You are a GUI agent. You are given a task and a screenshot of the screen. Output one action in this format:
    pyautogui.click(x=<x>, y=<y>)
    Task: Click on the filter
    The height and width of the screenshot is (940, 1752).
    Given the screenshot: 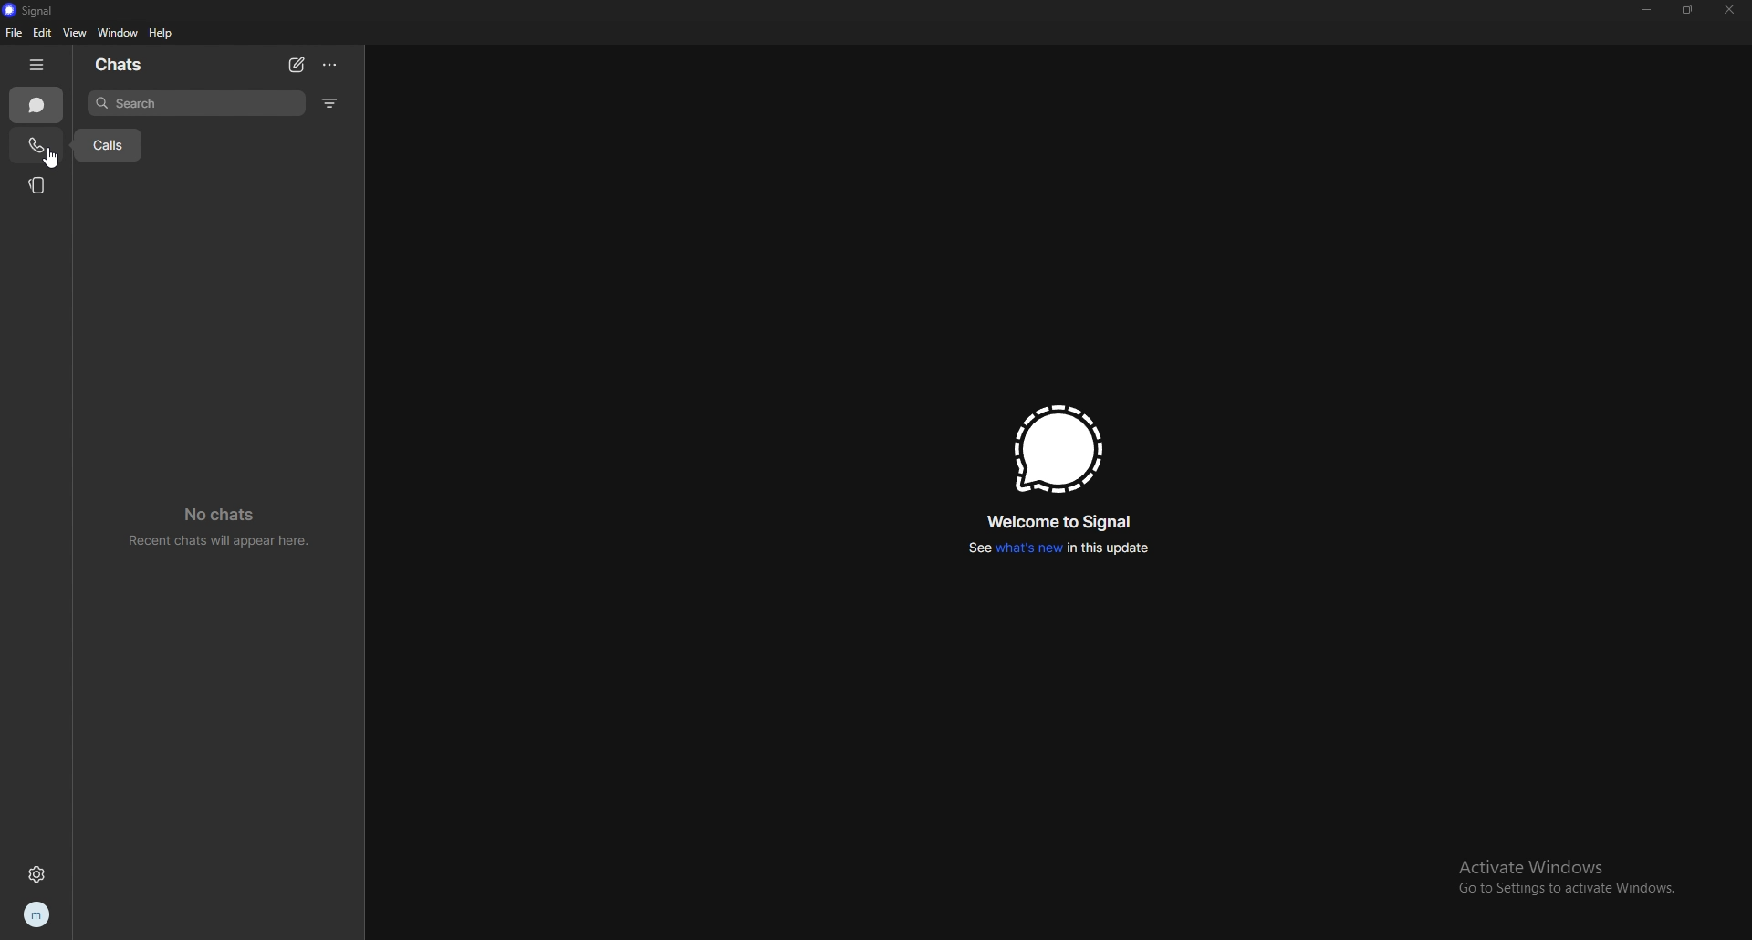 What is the action you would take?
    pyautogui.click(x=334, y=102)
    